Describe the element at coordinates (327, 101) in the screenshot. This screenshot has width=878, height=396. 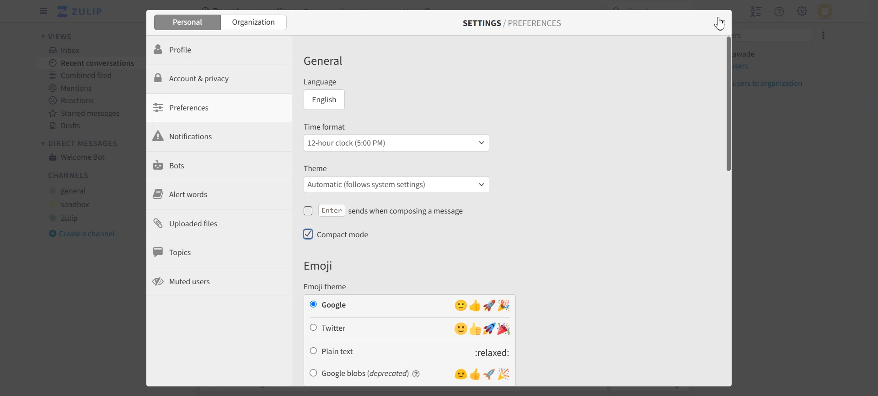
I see `English` at that location.